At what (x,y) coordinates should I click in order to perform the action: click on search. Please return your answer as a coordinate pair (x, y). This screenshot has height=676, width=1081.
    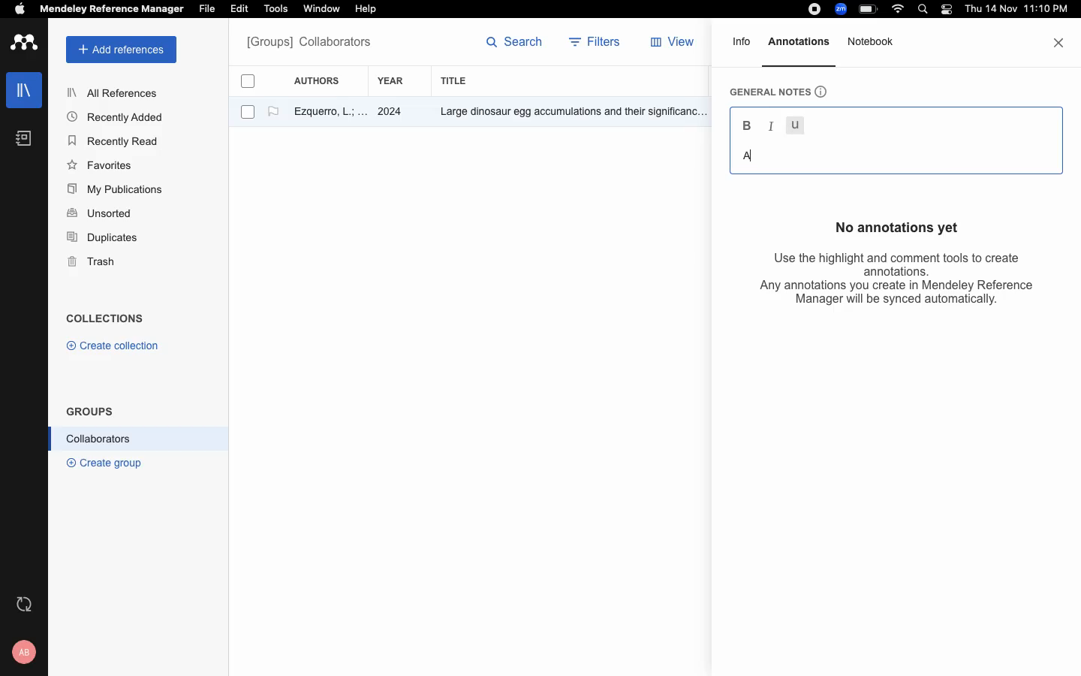
    Looking at the image, I should click on (515, 45).